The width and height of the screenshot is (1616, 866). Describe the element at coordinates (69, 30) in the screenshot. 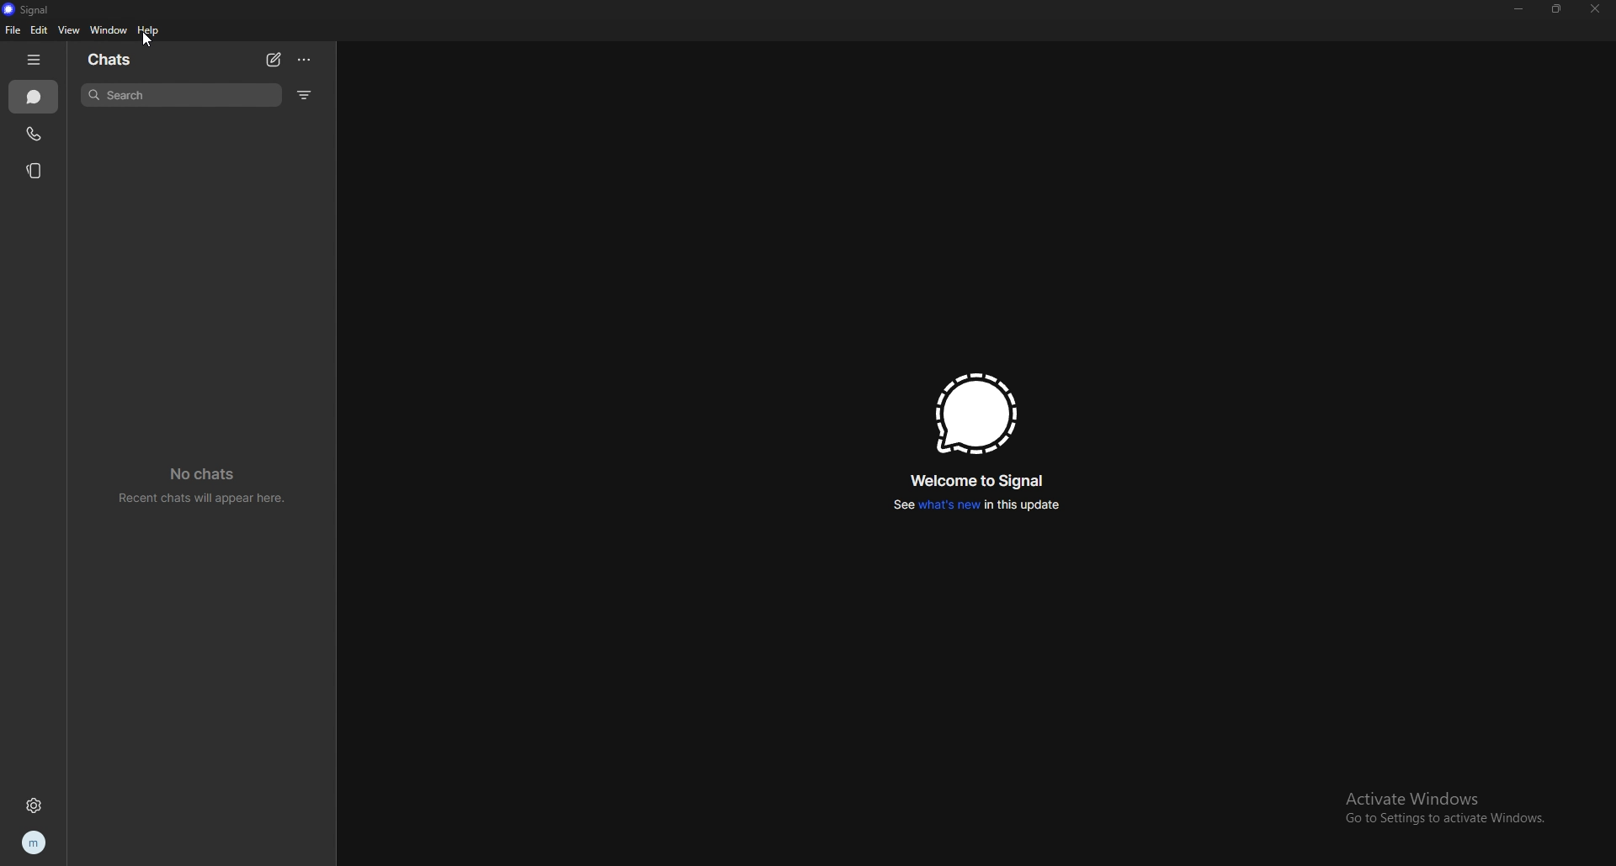

I see `view` at that location.